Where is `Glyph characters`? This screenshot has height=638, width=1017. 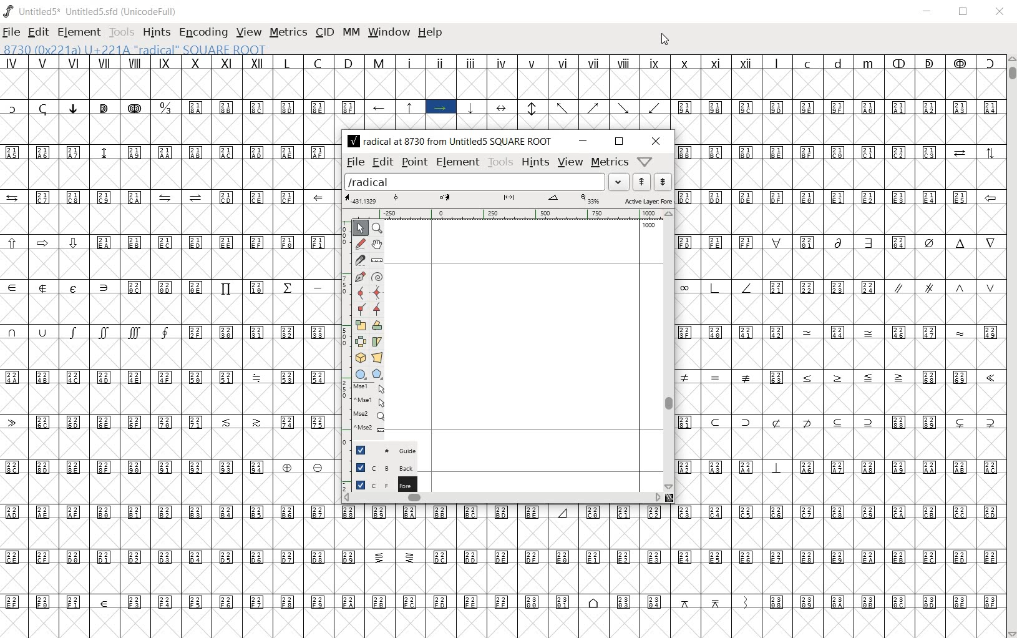
Glyph characters is located at coordinates (167, 347).